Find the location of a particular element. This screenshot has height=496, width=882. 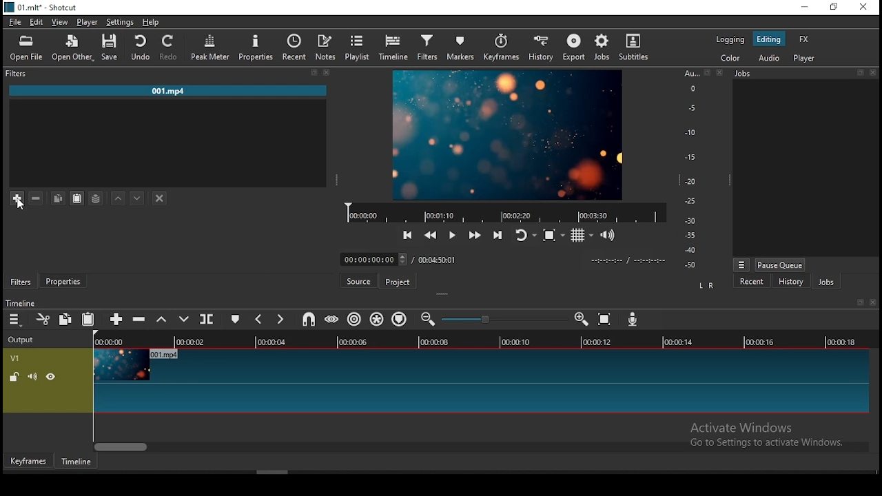

Menu is located at coordinates (743, 265).